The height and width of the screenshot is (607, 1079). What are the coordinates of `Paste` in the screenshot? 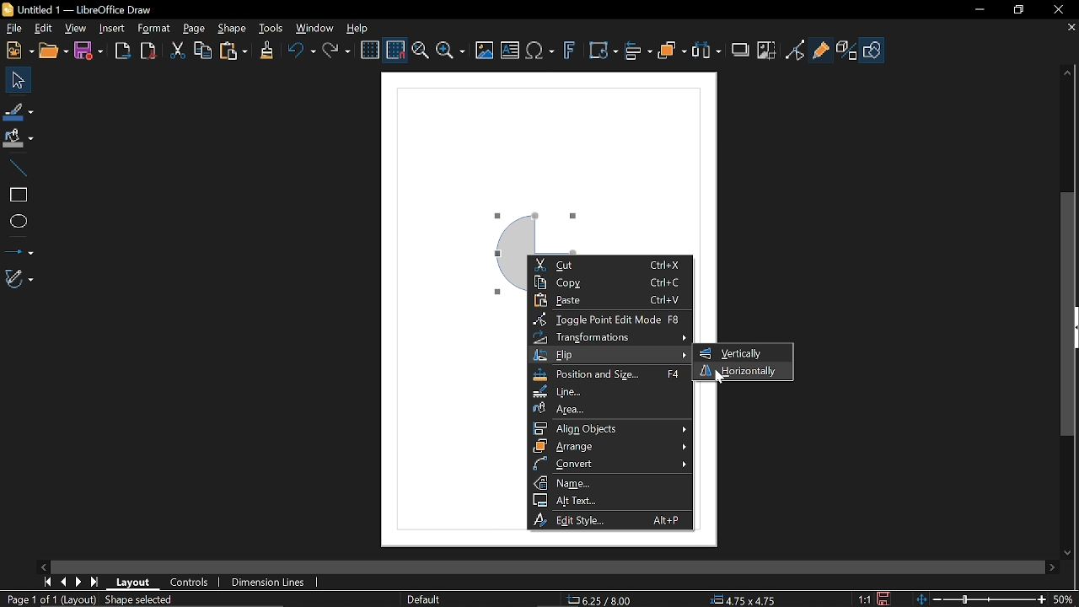 It's located at (234, 52).